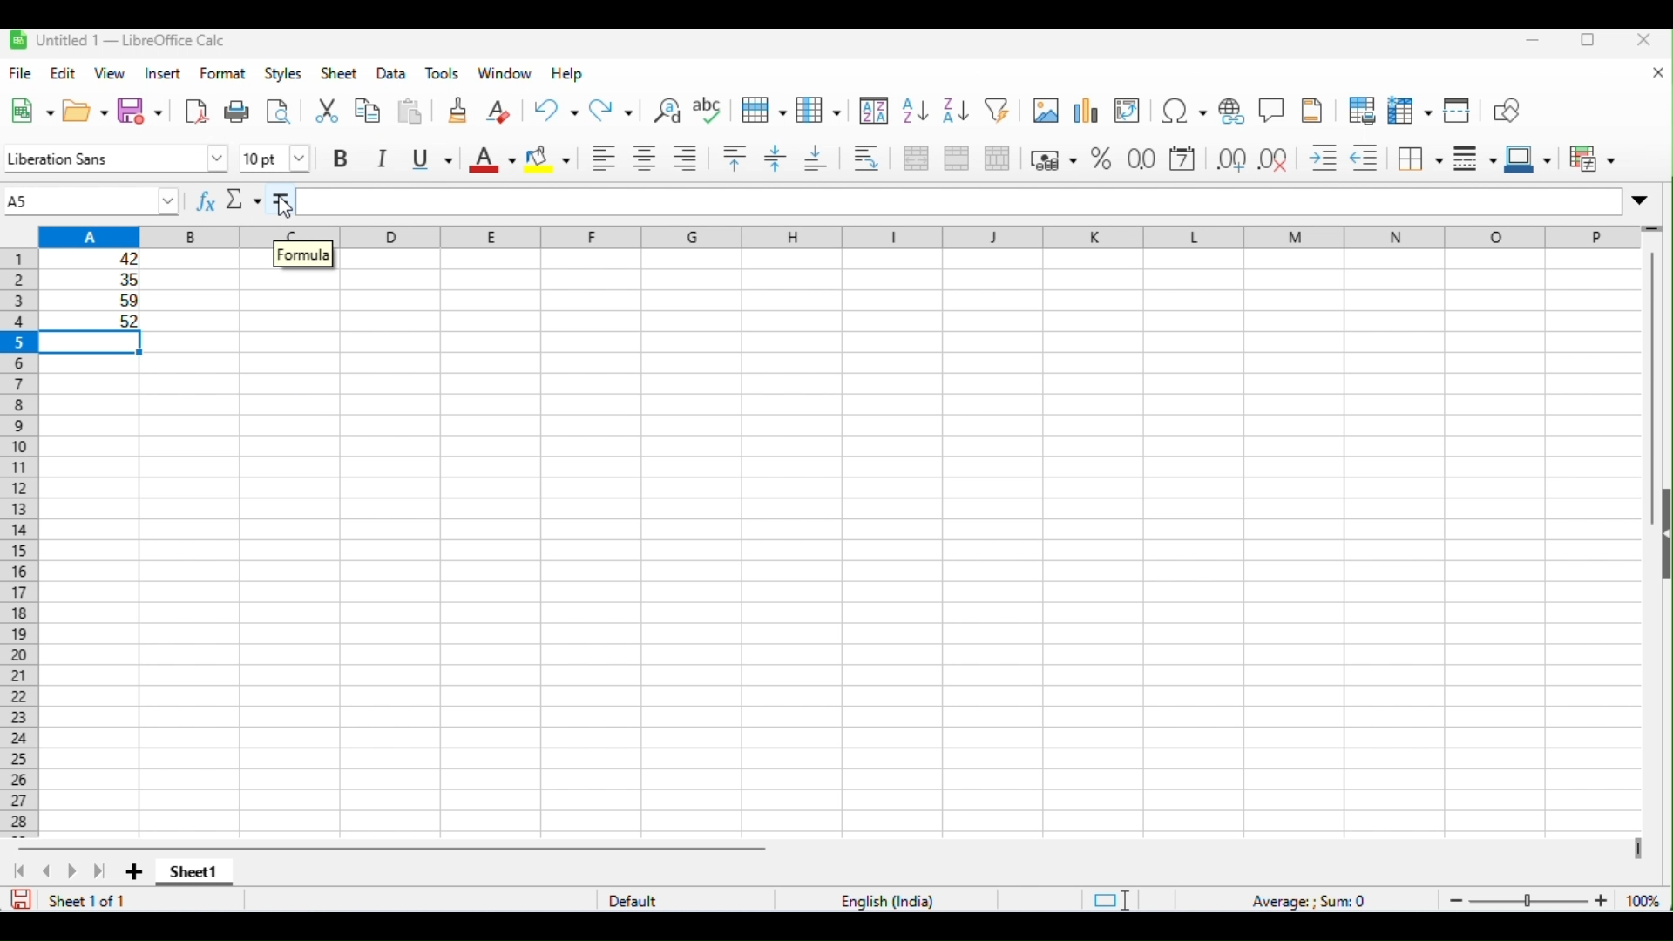 Image resolution: width=1673 pixels, height=941 pixels. What do you see at coordinates (763, 109) in the screenshot?
I see `row` at bounding box center [763, 109].